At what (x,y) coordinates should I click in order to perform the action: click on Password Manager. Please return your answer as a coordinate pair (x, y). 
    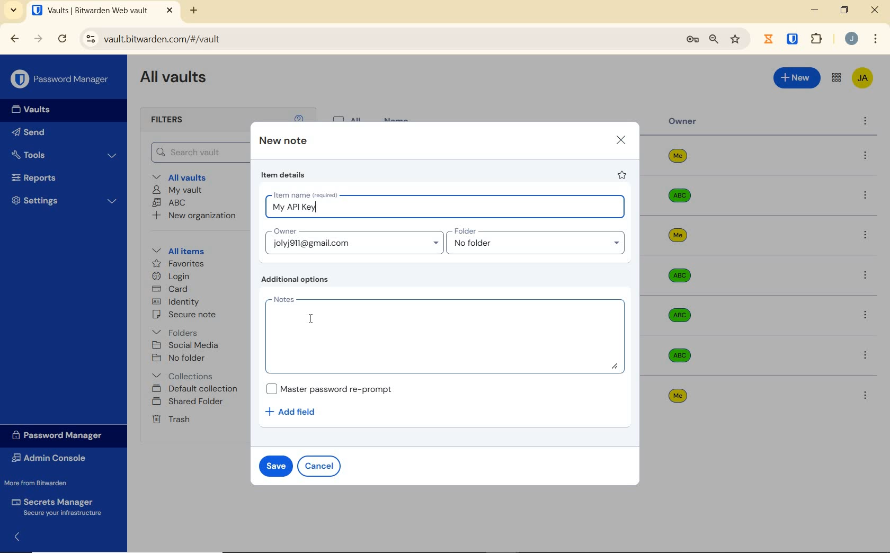
    Looking at the image, I should click on (60, 435).